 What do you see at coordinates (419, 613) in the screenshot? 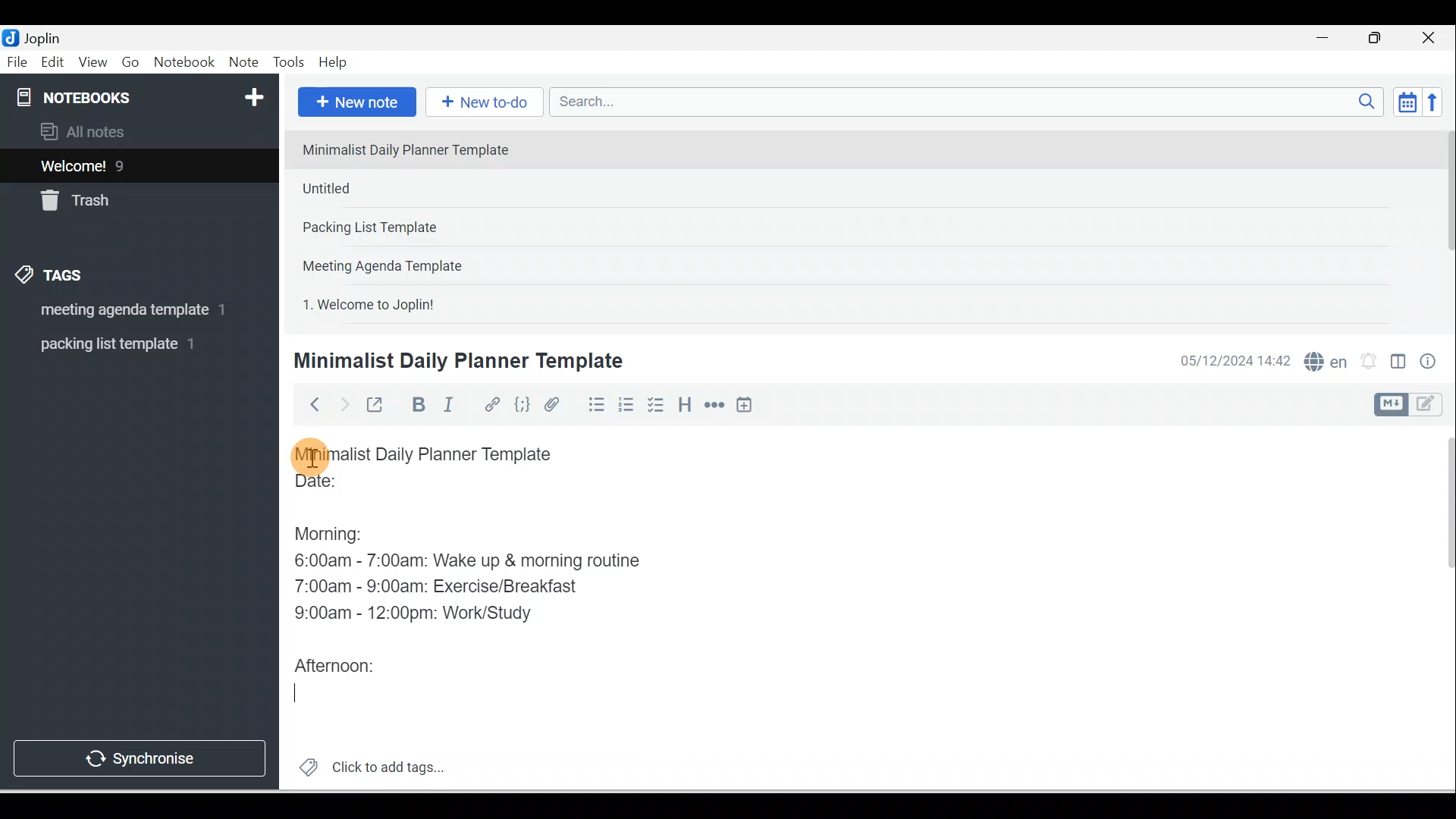
I see `9:00am - 12:00pm: Work/Study` at bounding box center [419, 613].